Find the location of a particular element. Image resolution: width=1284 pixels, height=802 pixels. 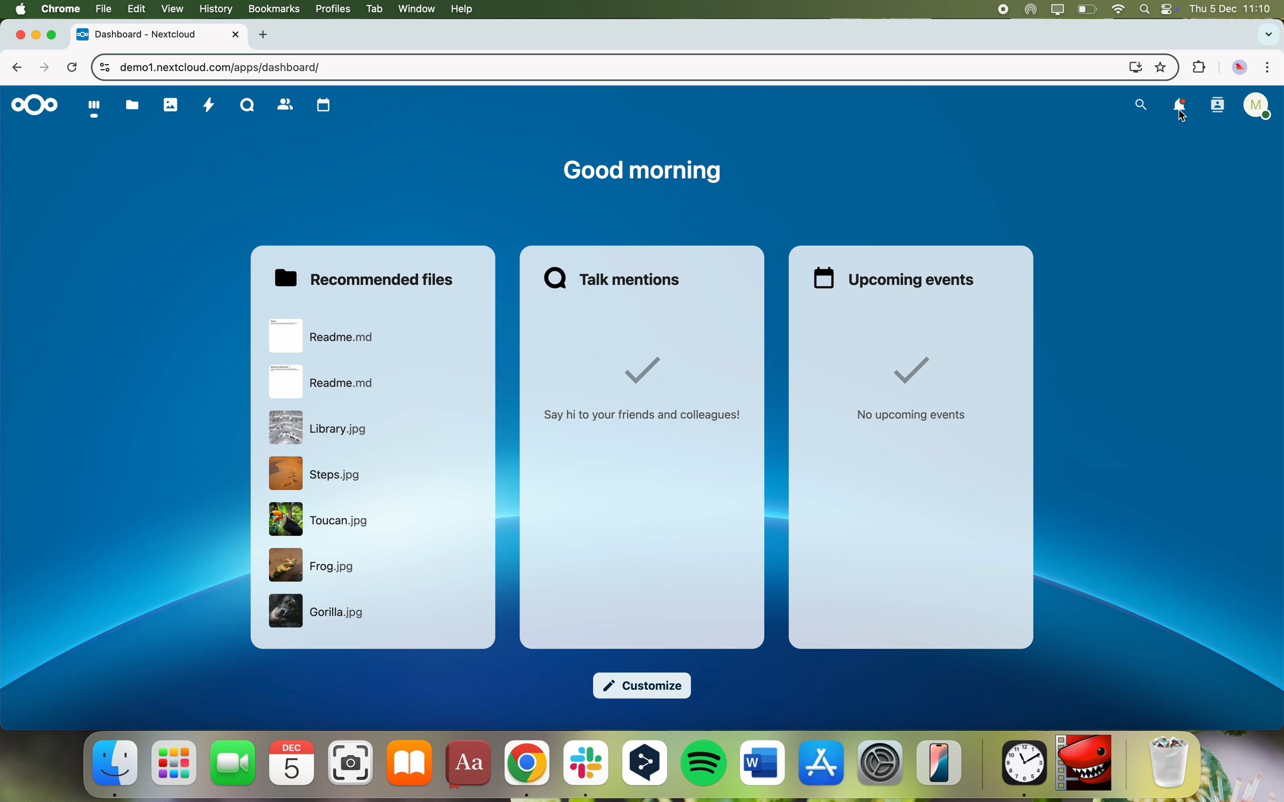

iPhone mirroring is located at coordinates (940, 763).